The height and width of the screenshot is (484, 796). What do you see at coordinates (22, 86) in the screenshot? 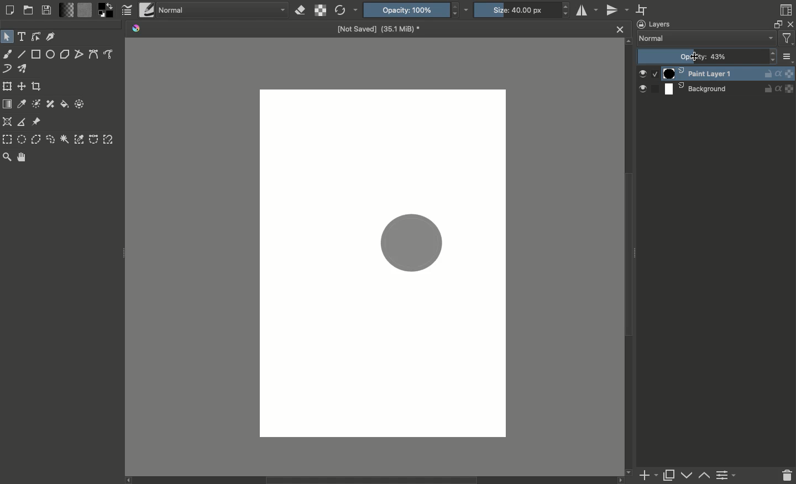
I see `Move a layer` at bounding box center [22, 86].